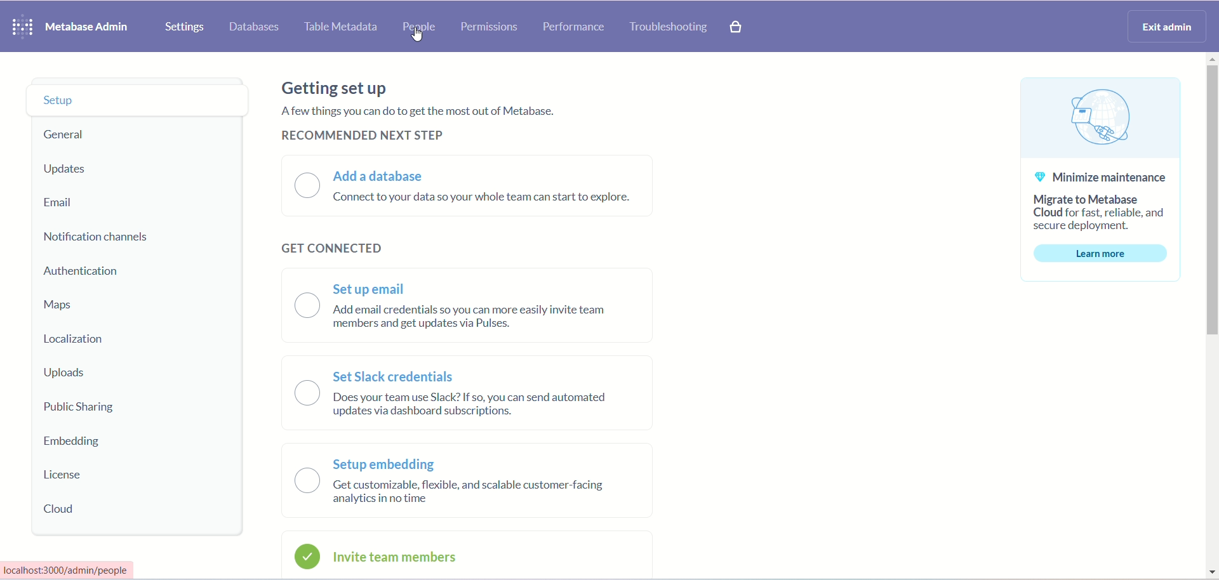  I want to click on text, so click(427, 124).